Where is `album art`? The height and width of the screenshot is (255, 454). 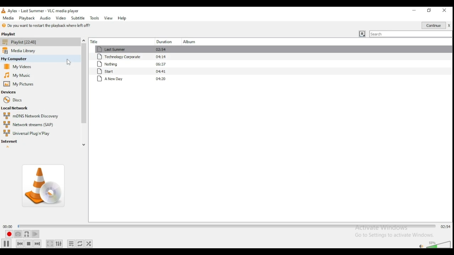 album art is located at coordinates (42, 184).